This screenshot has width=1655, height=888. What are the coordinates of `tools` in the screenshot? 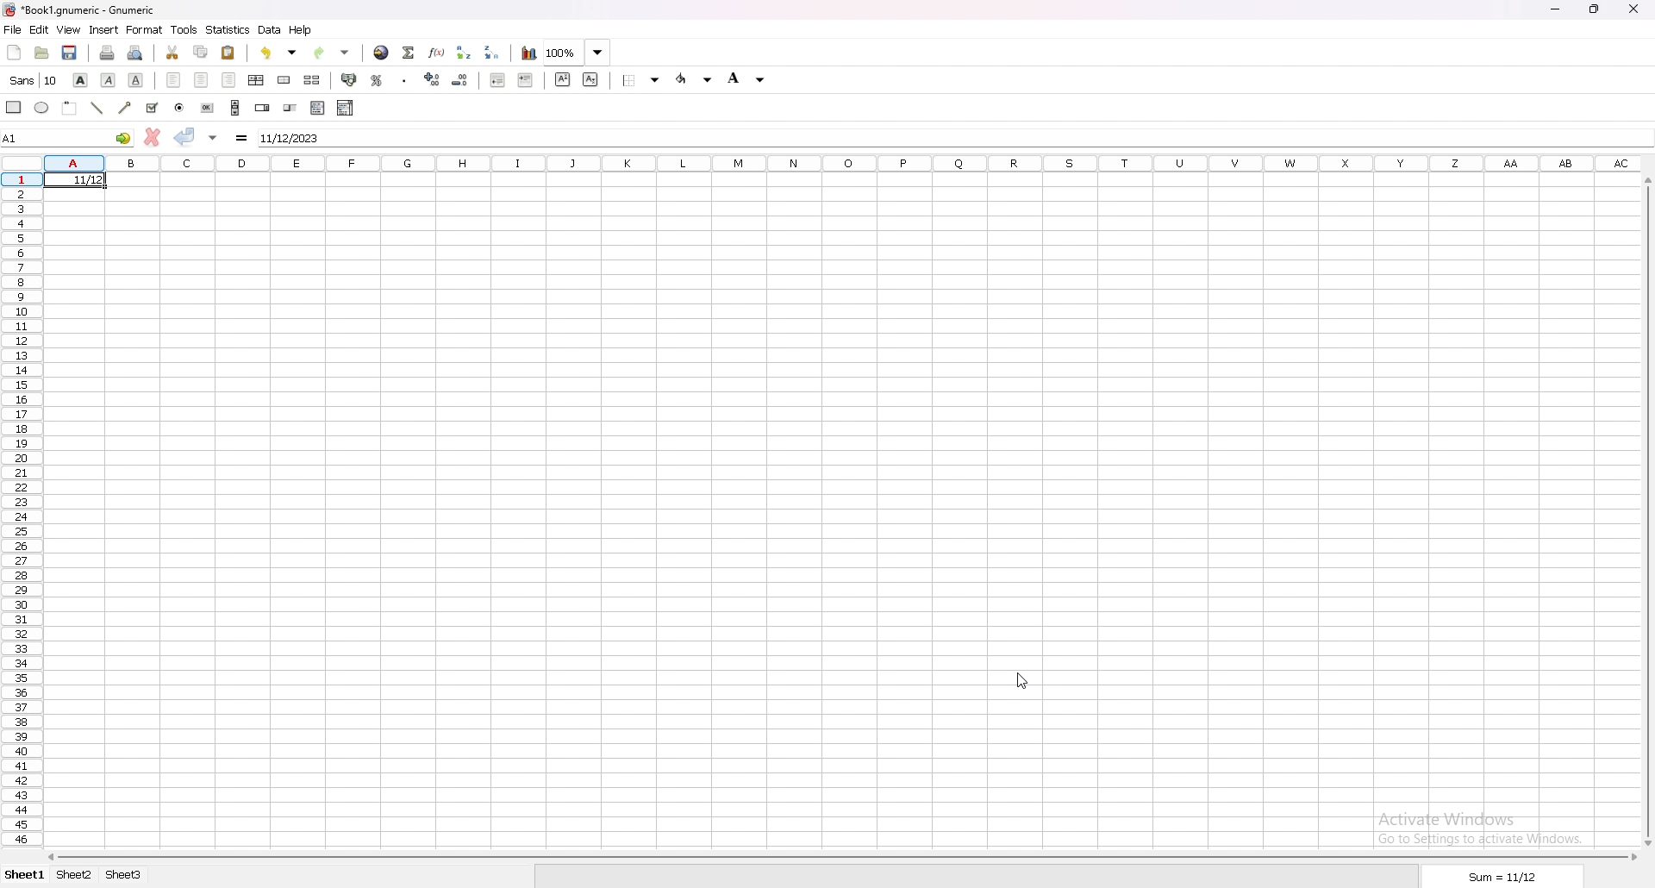 It's located at (184, 30).